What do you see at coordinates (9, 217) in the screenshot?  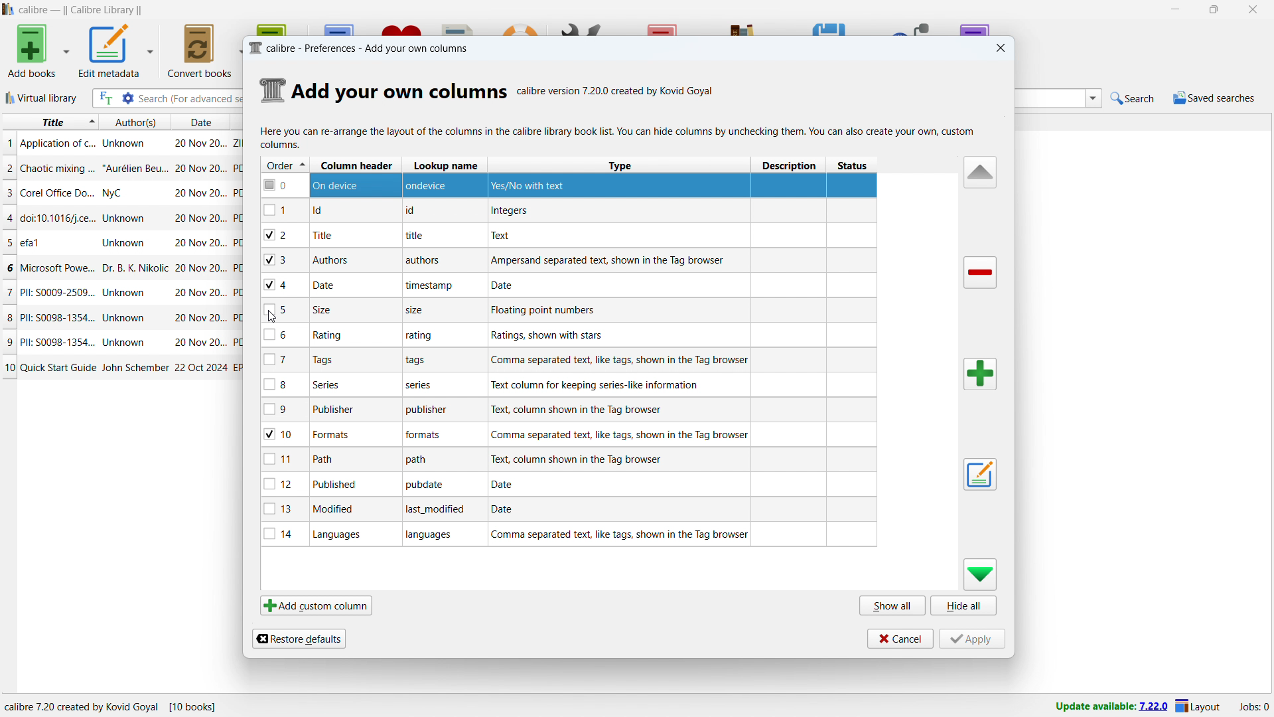 I see `4` at bounding box center [9, 217].